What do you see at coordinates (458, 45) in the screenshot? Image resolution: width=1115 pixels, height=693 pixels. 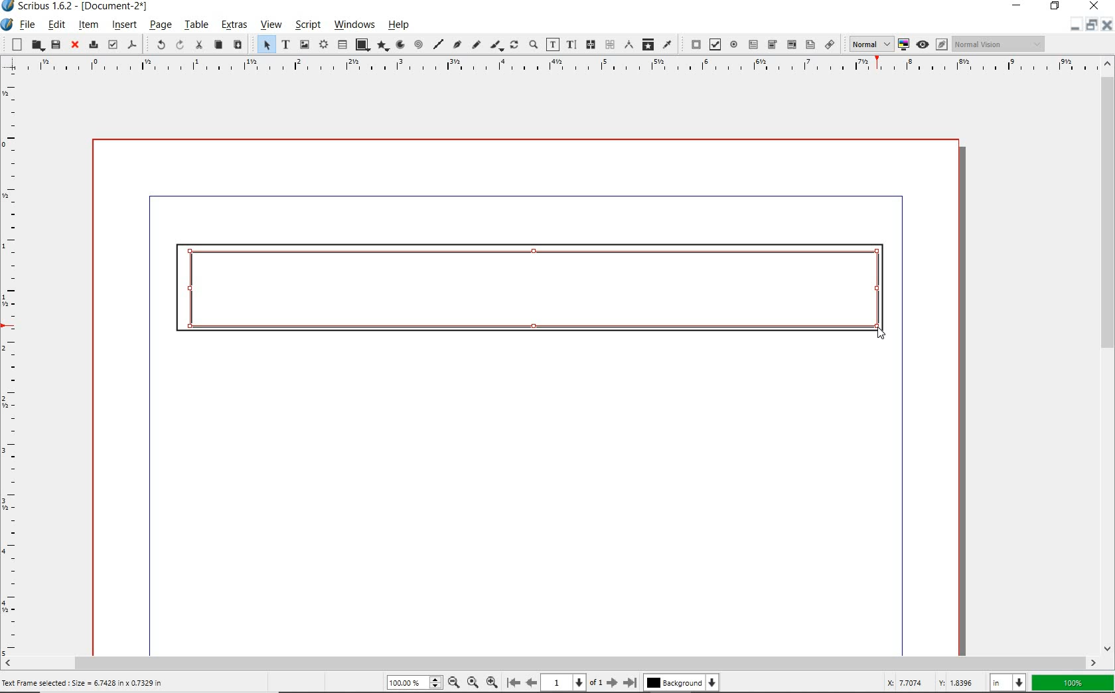 I see `Bezier curve` at bounding box center [458, 45].